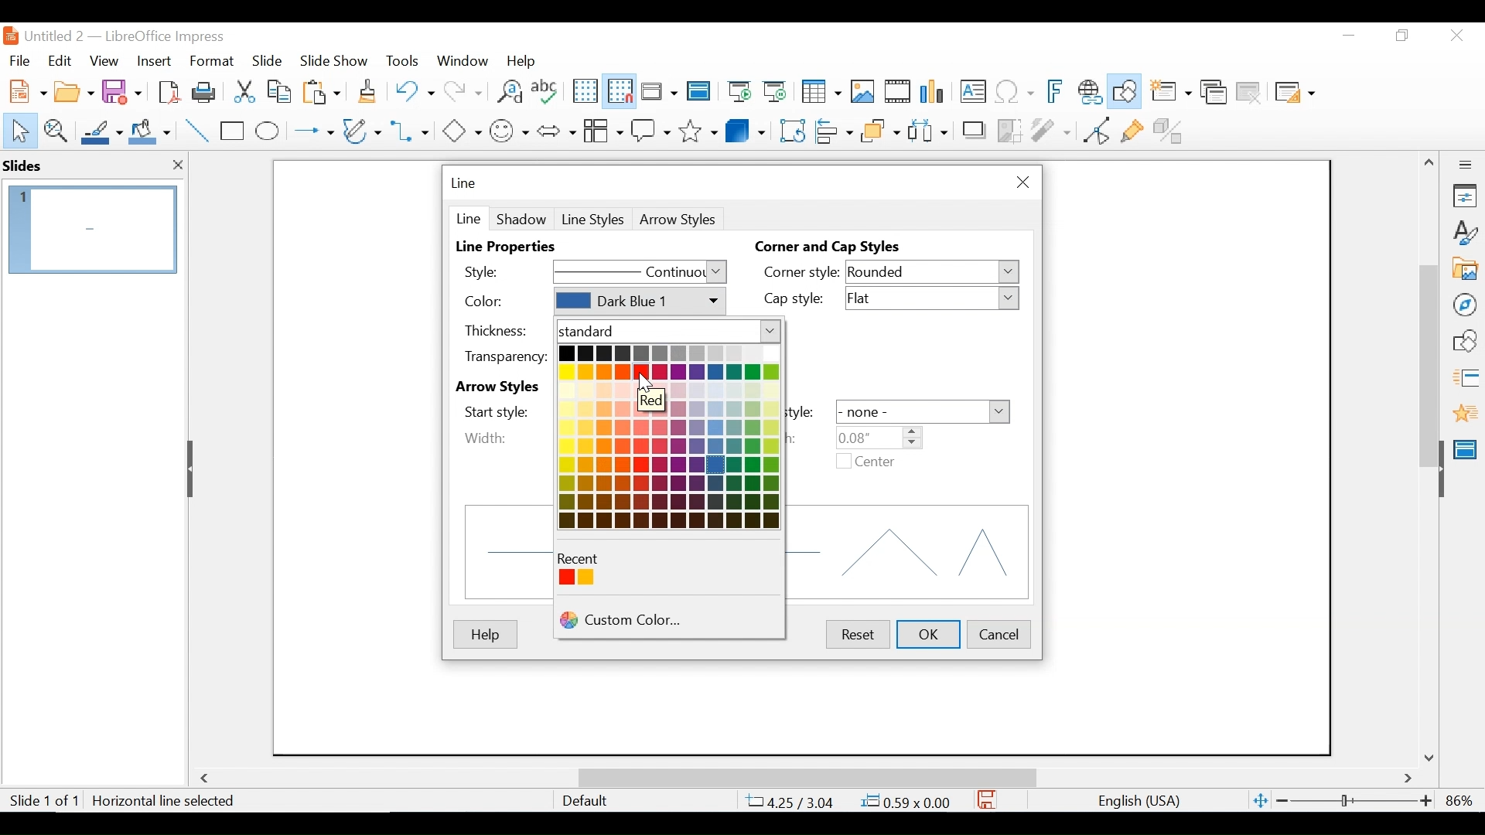 The image size is (1485, 835). I want to click on Arrow Styles, so click(503, 387).